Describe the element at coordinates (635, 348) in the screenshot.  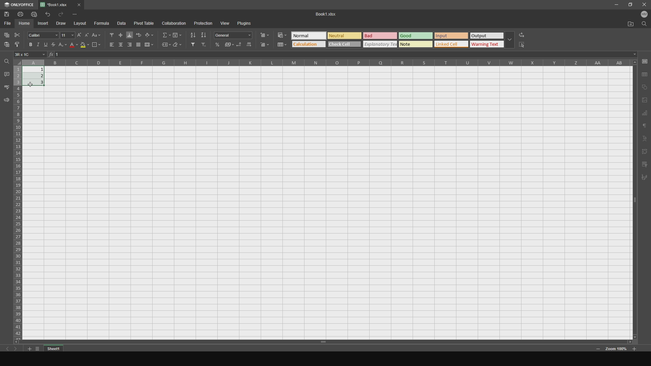
I see `zoom out` at that location.